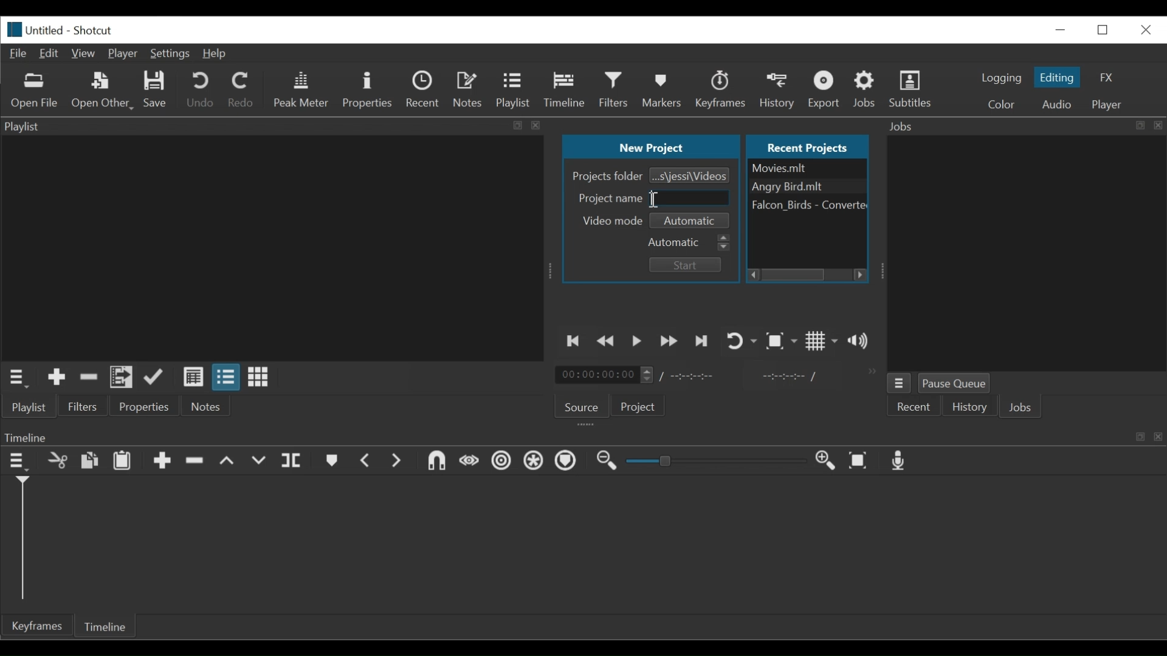 The height and width of the screenshot is (656, 1167). I want to click on Ripple all tracks, so click(534, 460).